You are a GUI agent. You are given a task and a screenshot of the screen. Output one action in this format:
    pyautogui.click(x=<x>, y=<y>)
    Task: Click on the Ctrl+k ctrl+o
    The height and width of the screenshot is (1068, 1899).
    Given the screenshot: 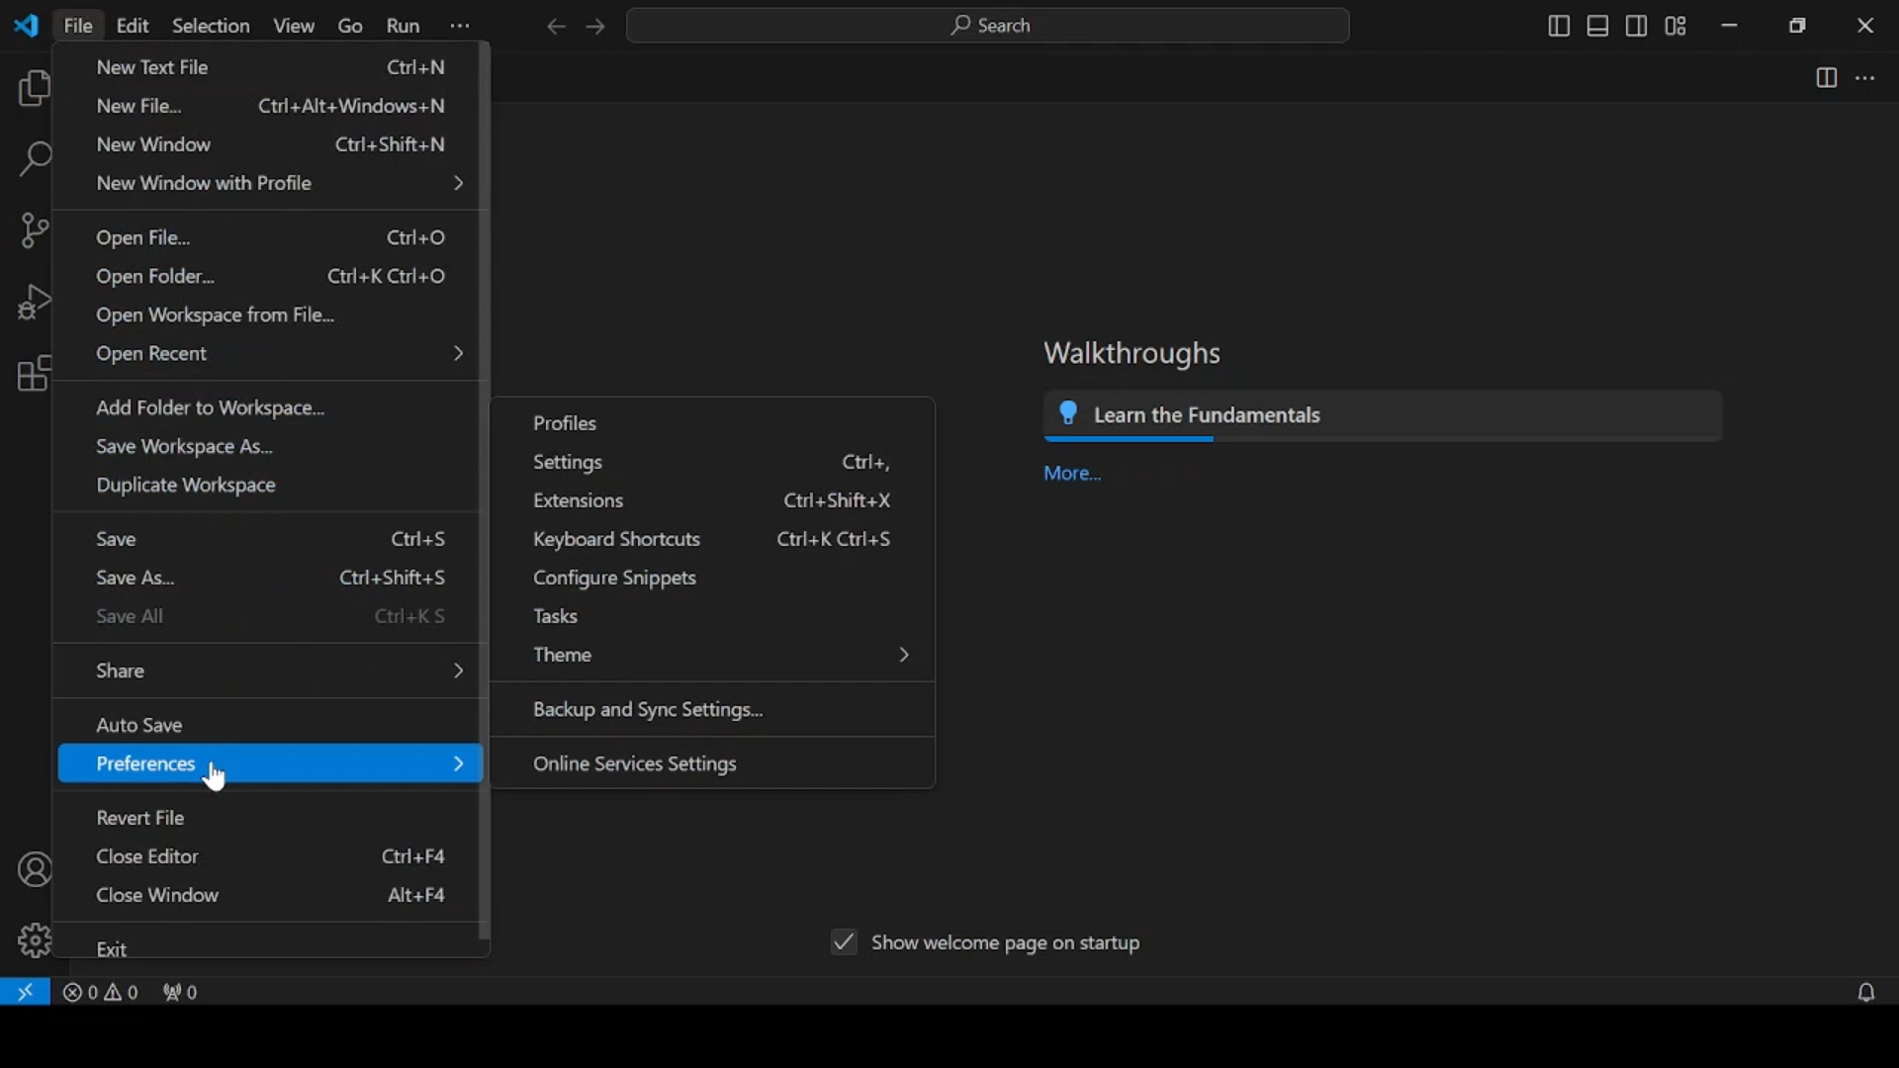 What is the action you would take?
    pyautogui.click(x=389, y=277)
    